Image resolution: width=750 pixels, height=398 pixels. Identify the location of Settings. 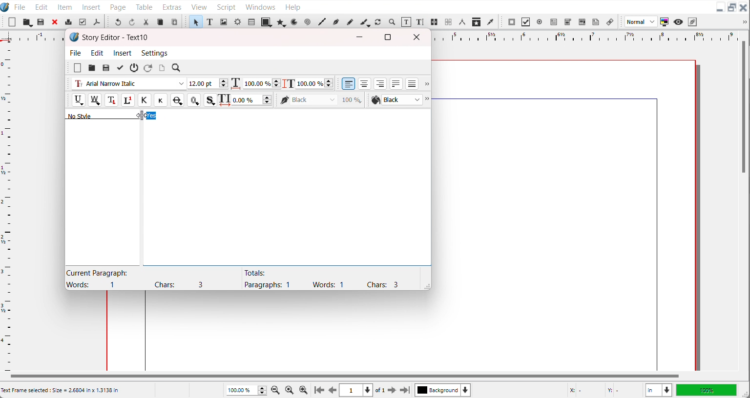
(154, 53).